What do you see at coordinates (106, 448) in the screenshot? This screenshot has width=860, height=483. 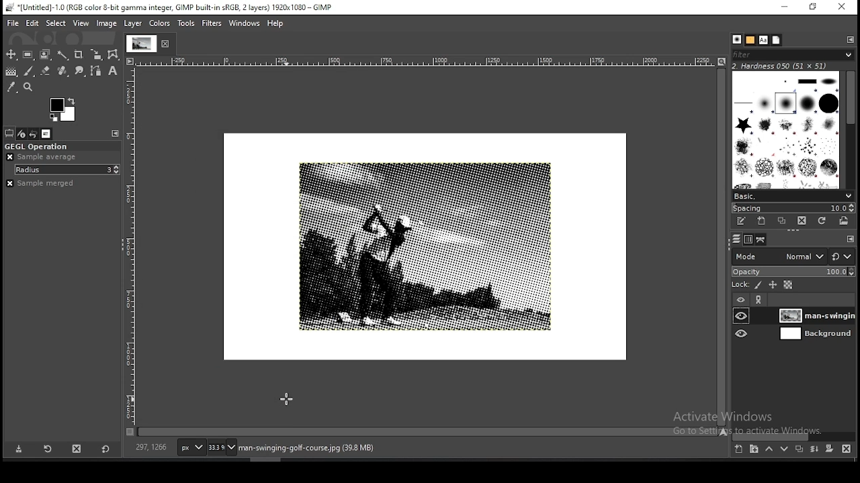 I see `reset` at bounding box center [106, 448].